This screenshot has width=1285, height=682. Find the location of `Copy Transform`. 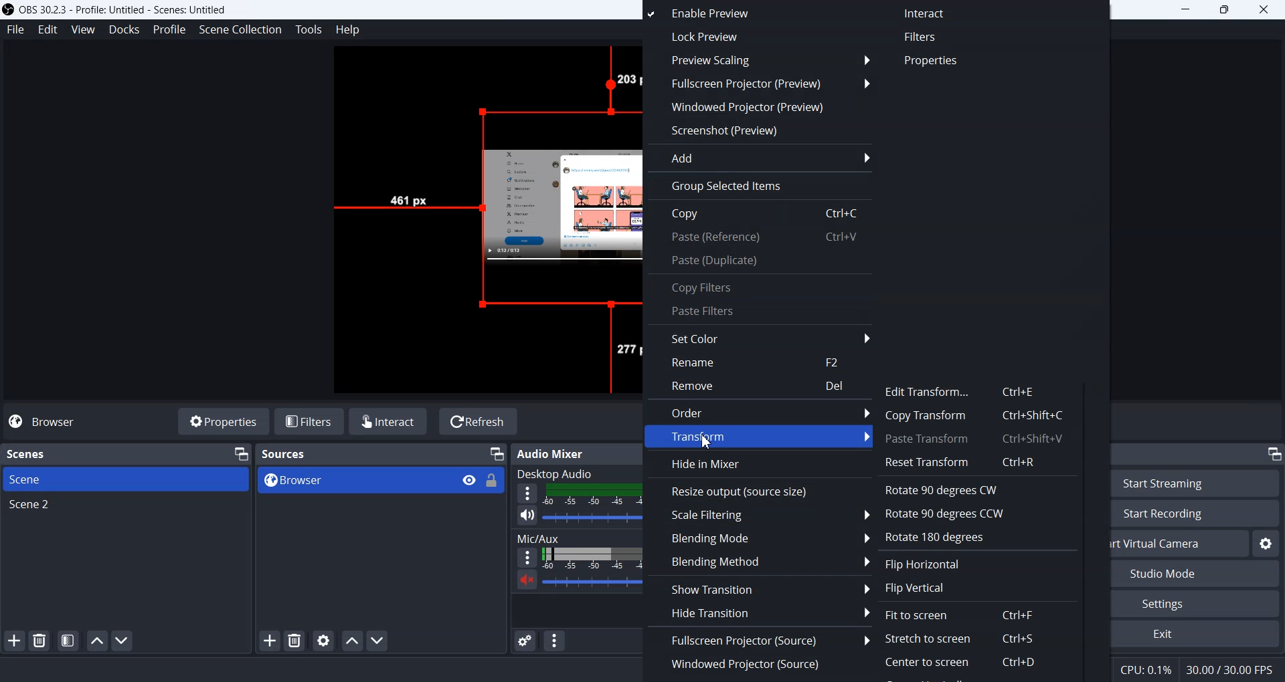

Copy Transform is located at coordinates (978, 415).